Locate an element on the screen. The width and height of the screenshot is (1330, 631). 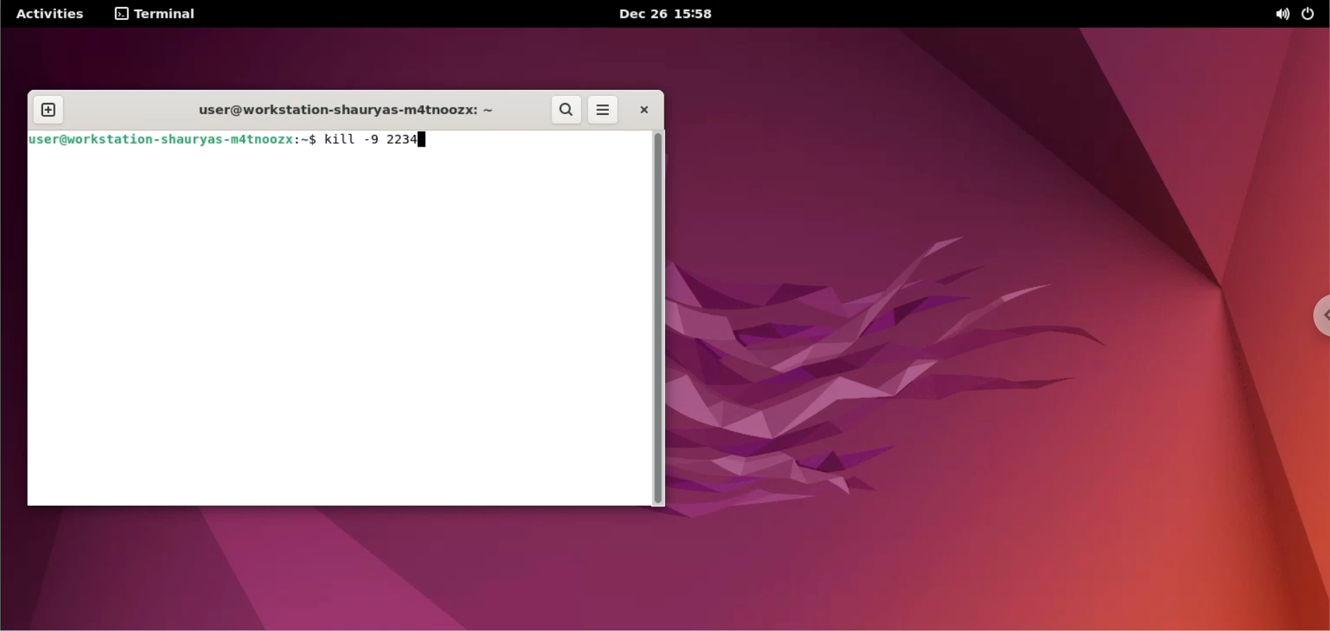
Activities is located at coordinates (48, 15).